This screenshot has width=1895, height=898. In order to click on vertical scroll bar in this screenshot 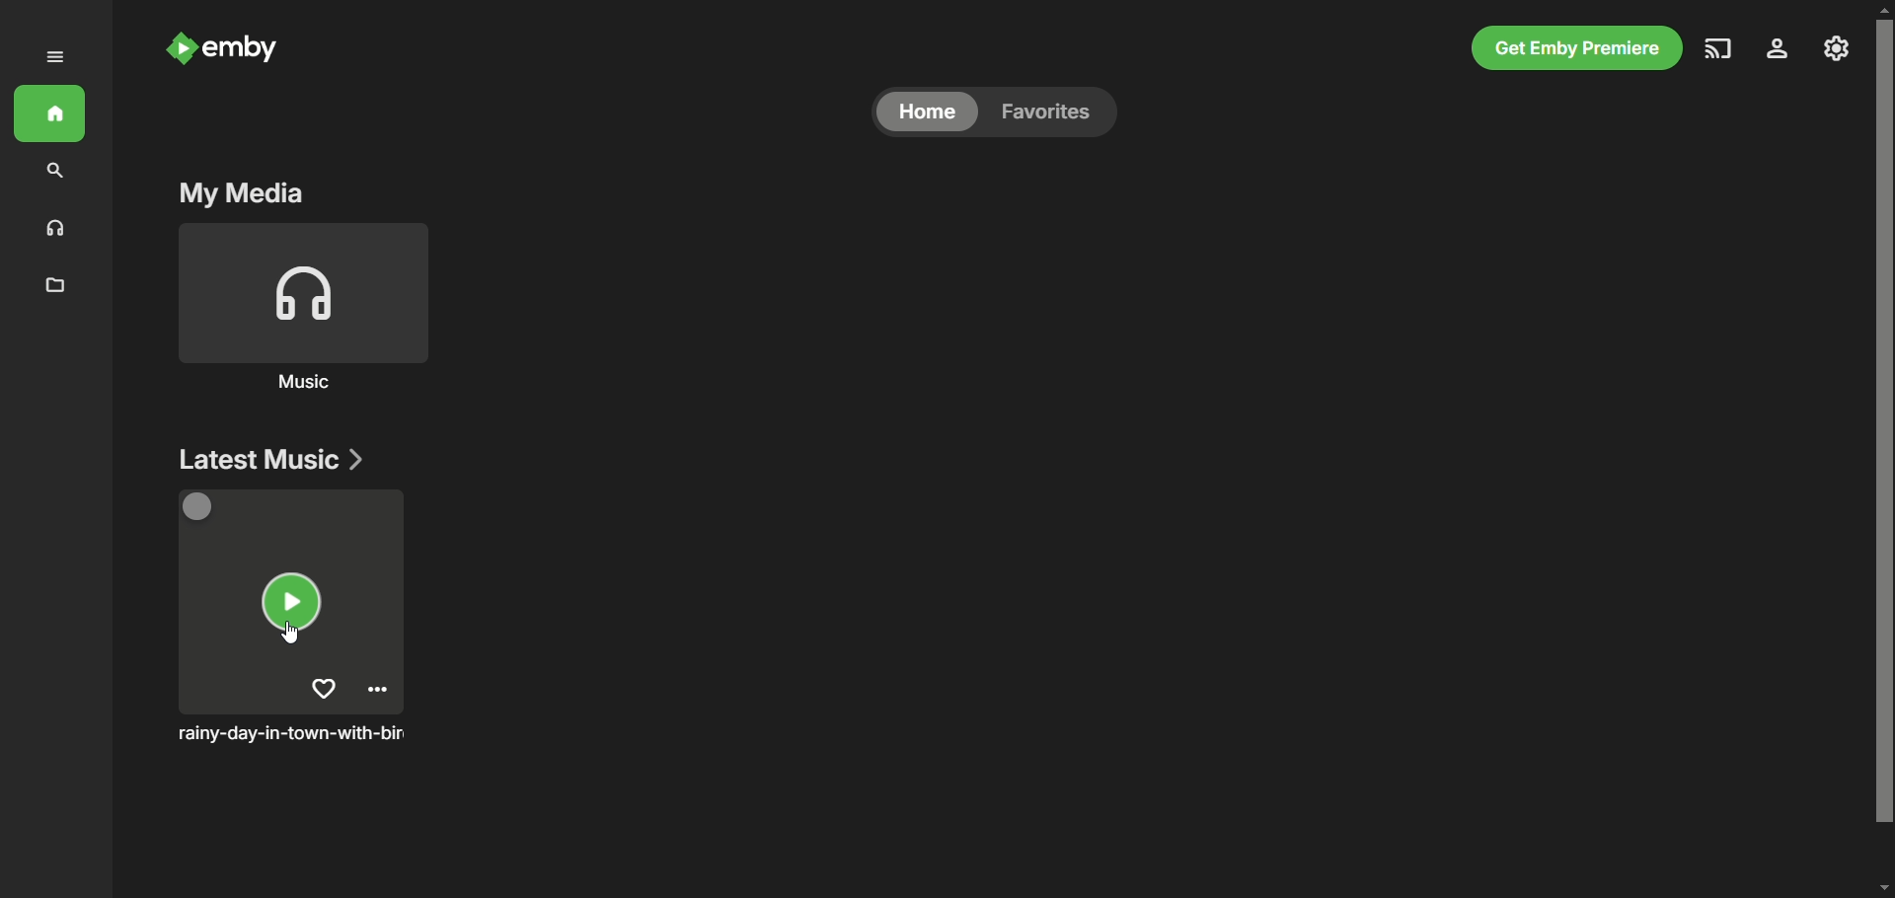, I will do `click(1883, 448)`.